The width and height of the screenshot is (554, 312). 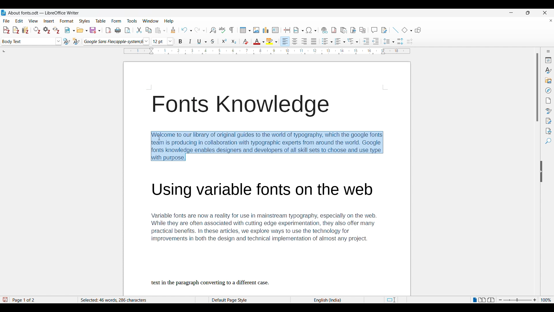 I want to click on Add\Edit bibliography, so click(x=25, y=30).